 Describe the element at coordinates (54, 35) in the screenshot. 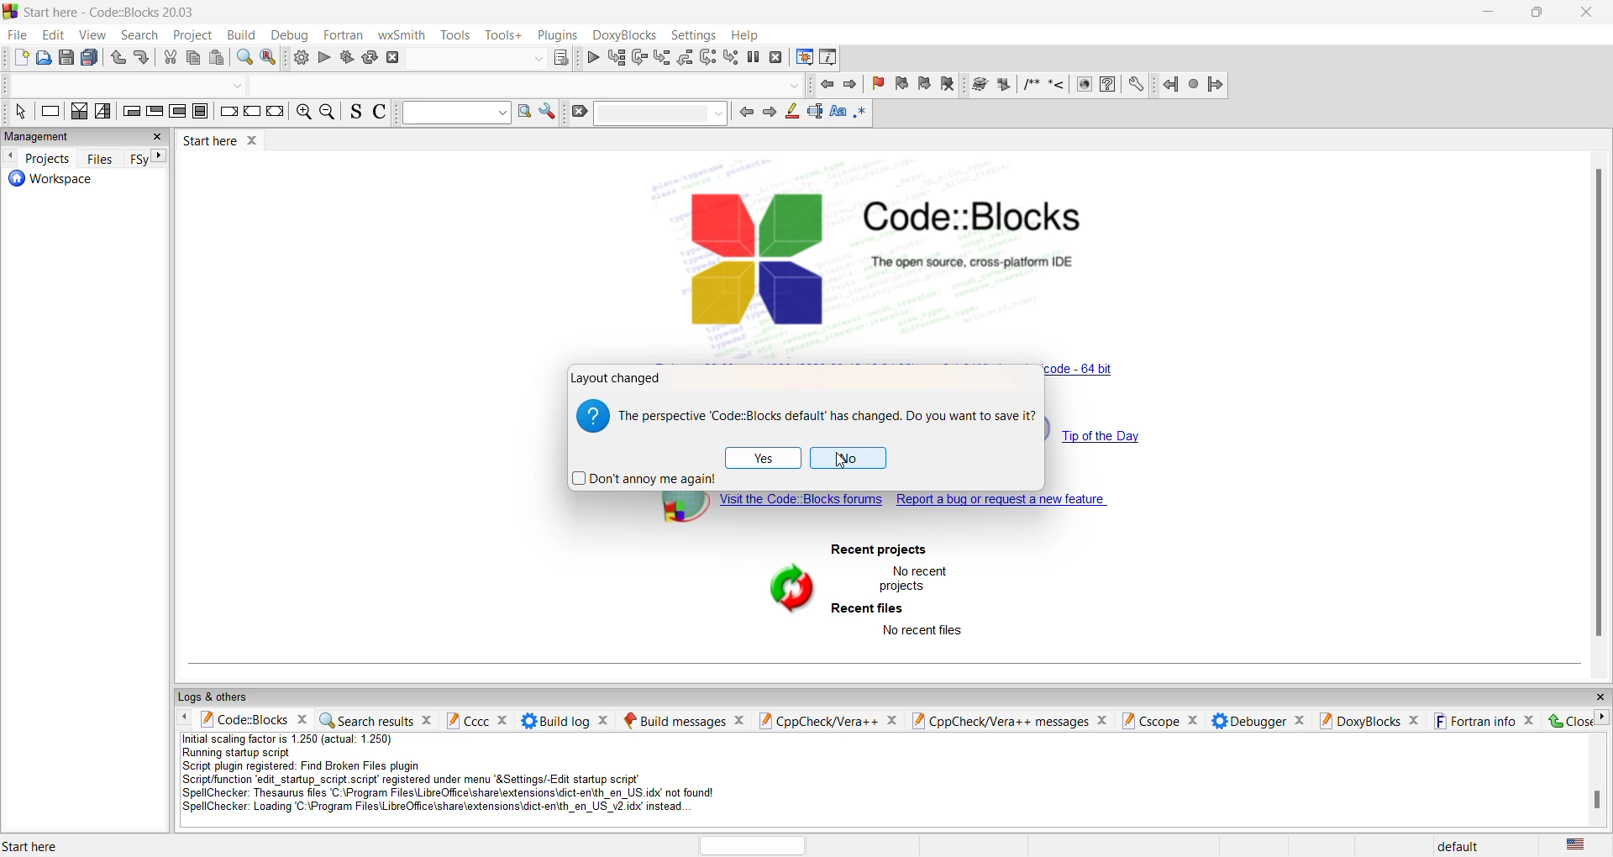

I see `edit` at that location.